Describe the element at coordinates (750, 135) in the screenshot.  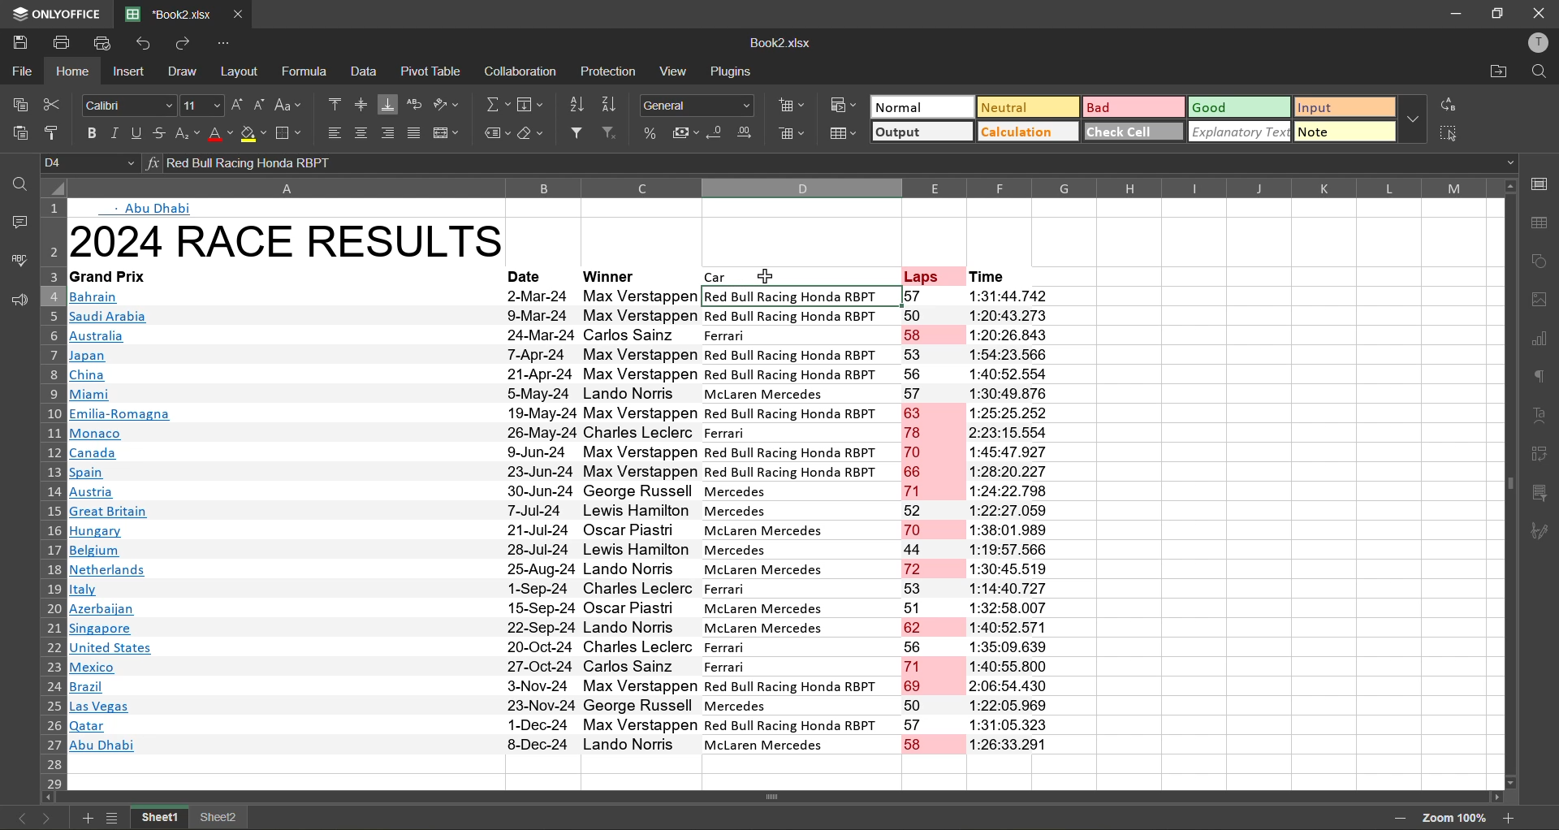
I see `increase decimal` at that location.